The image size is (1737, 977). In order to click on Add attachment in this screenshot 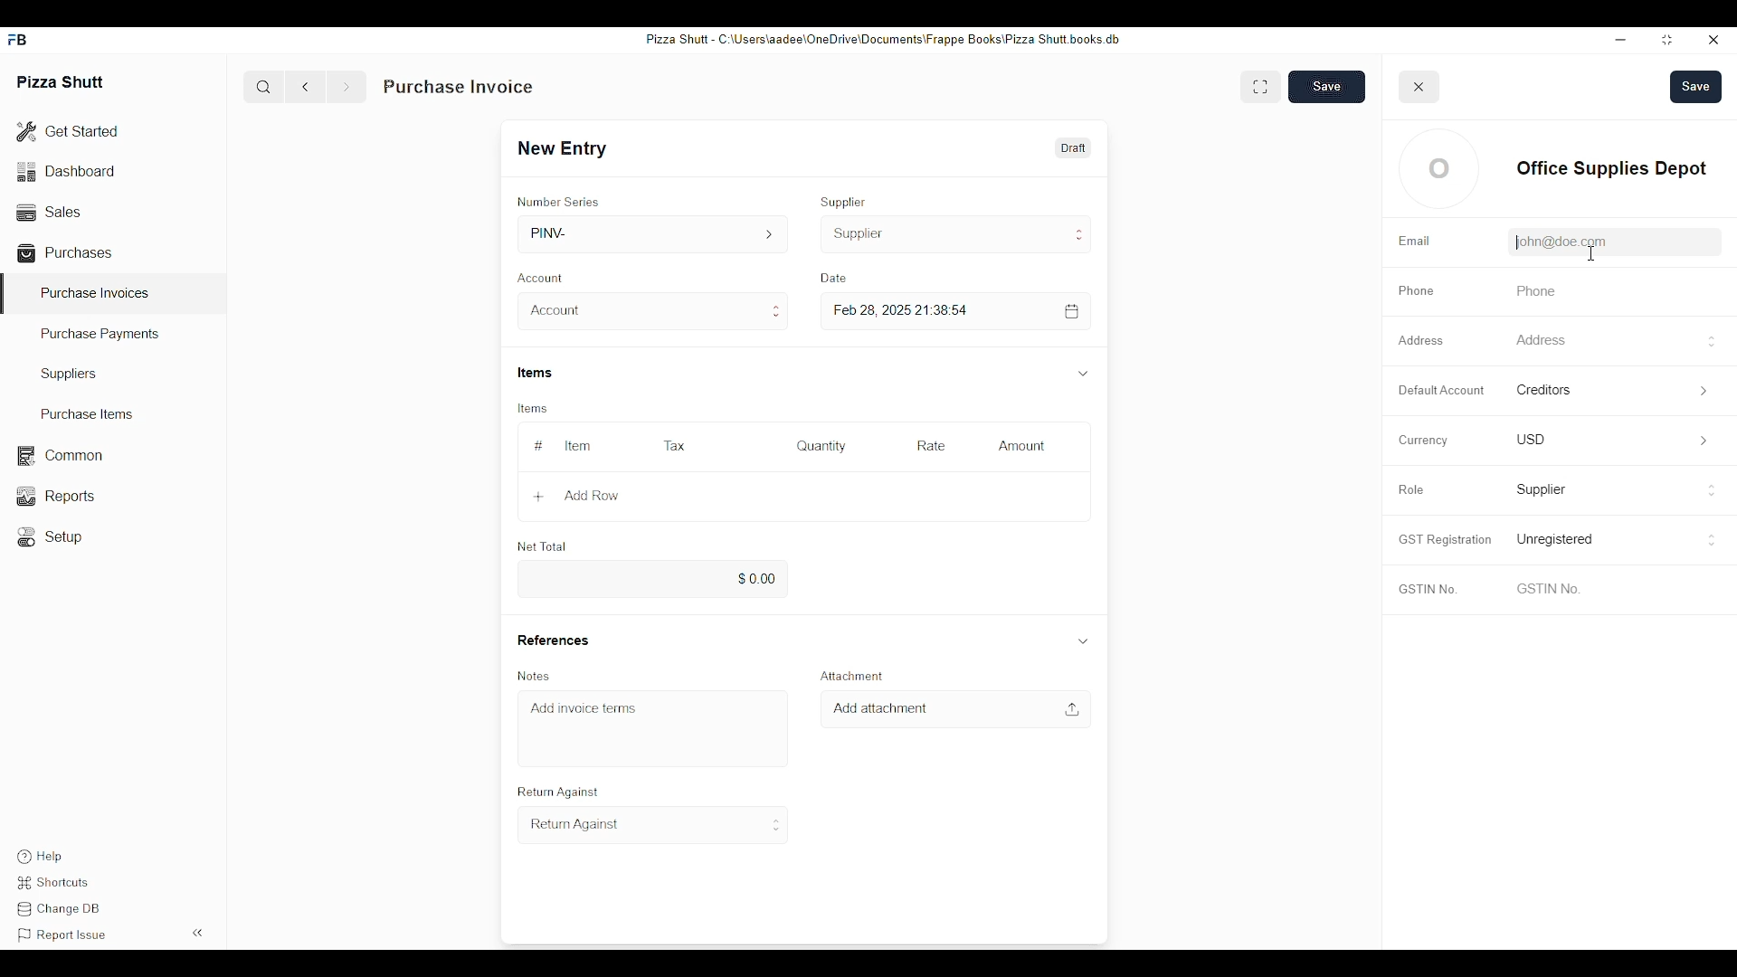, I will do `click(880, 708)`.